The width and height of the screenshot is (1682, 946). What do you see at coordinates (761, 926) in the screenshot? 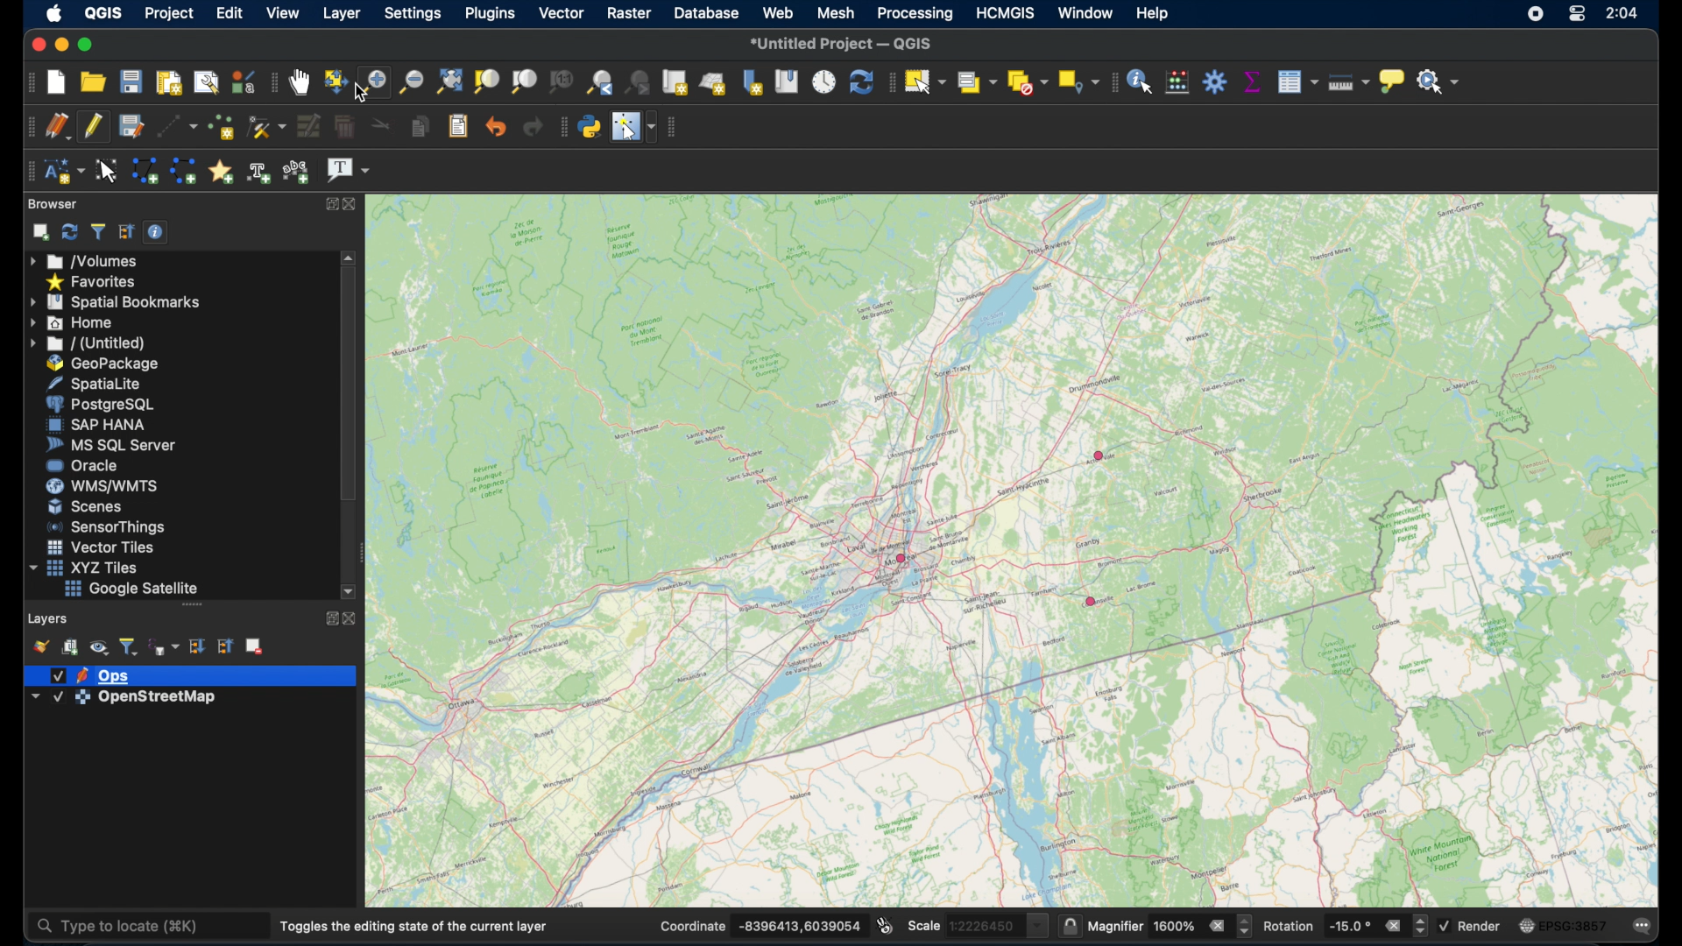
I see `coordinate` at bounding box center [761, 926].